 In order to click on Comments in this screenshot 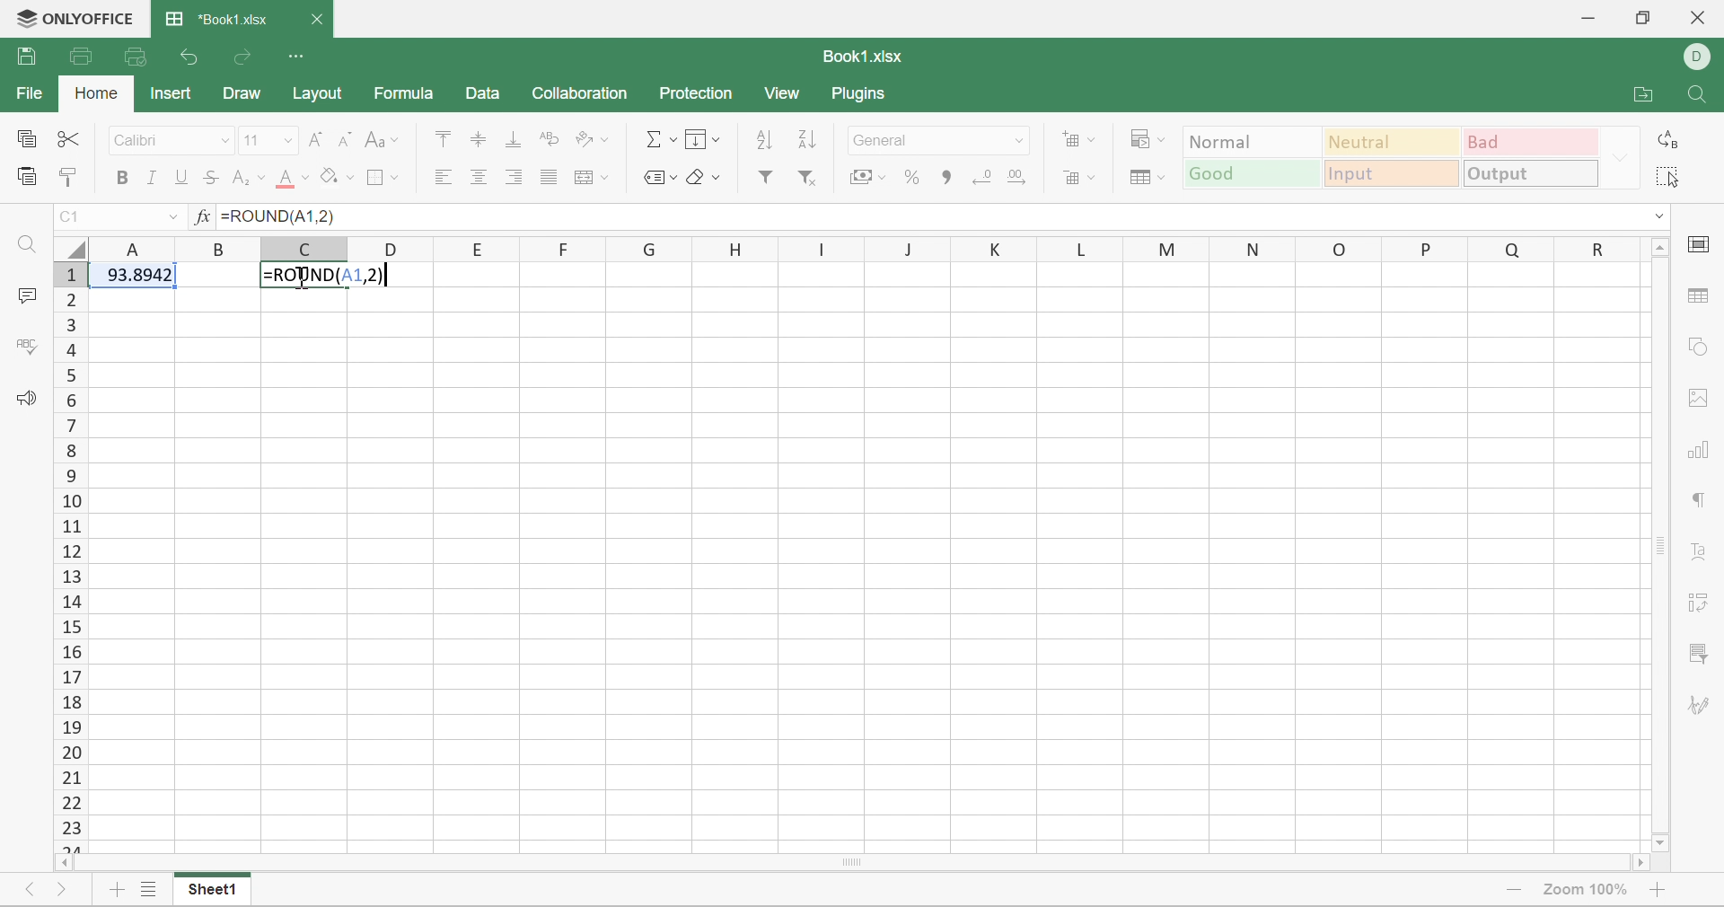, I will do `click(25, 296)`.